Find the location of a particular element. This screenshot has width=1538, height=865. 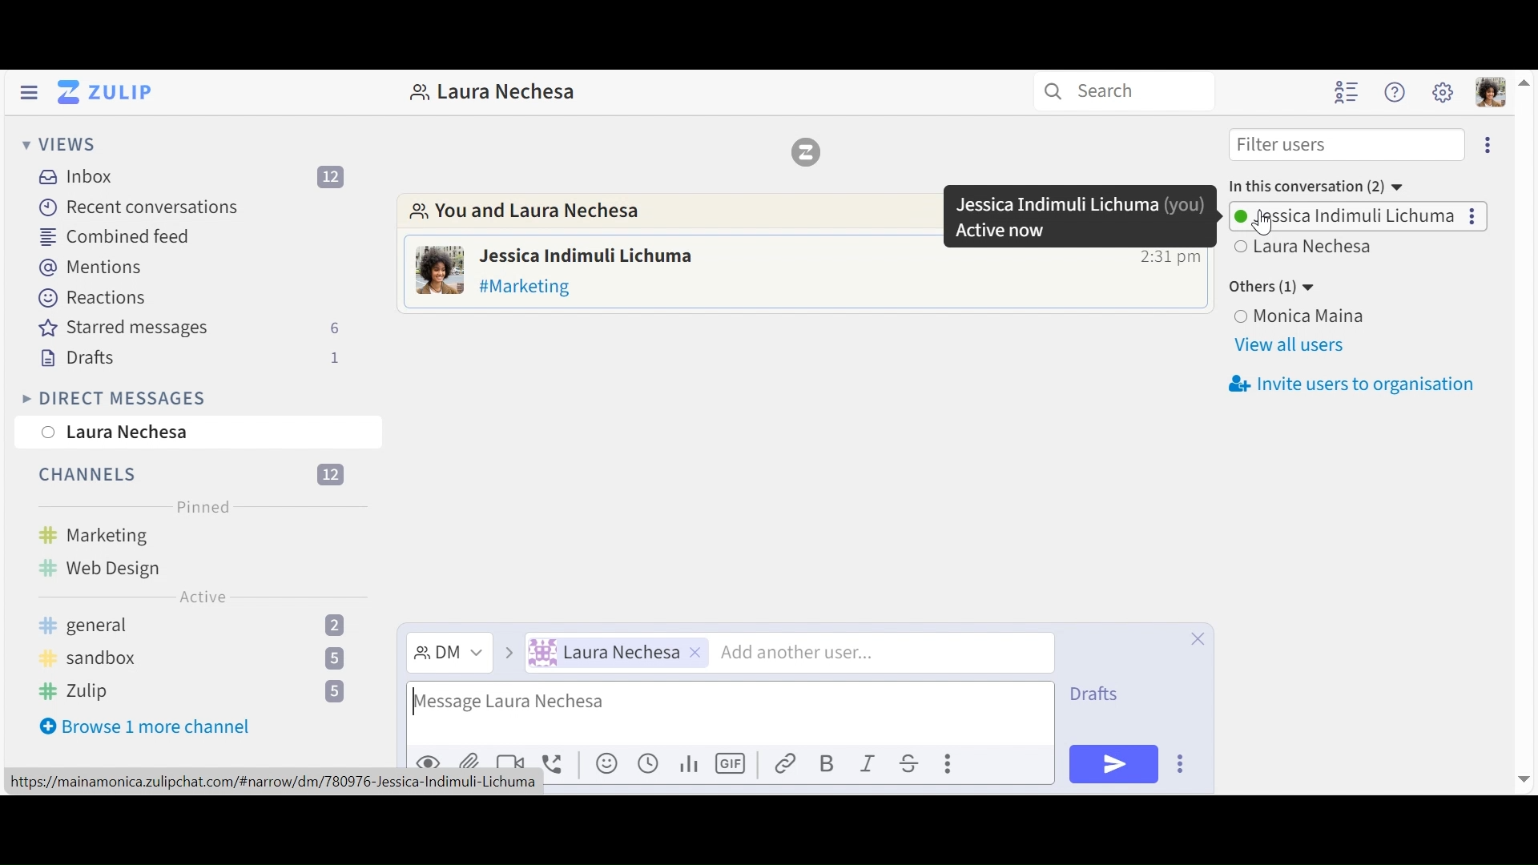

sandbox is located at coordinates (198, 657).